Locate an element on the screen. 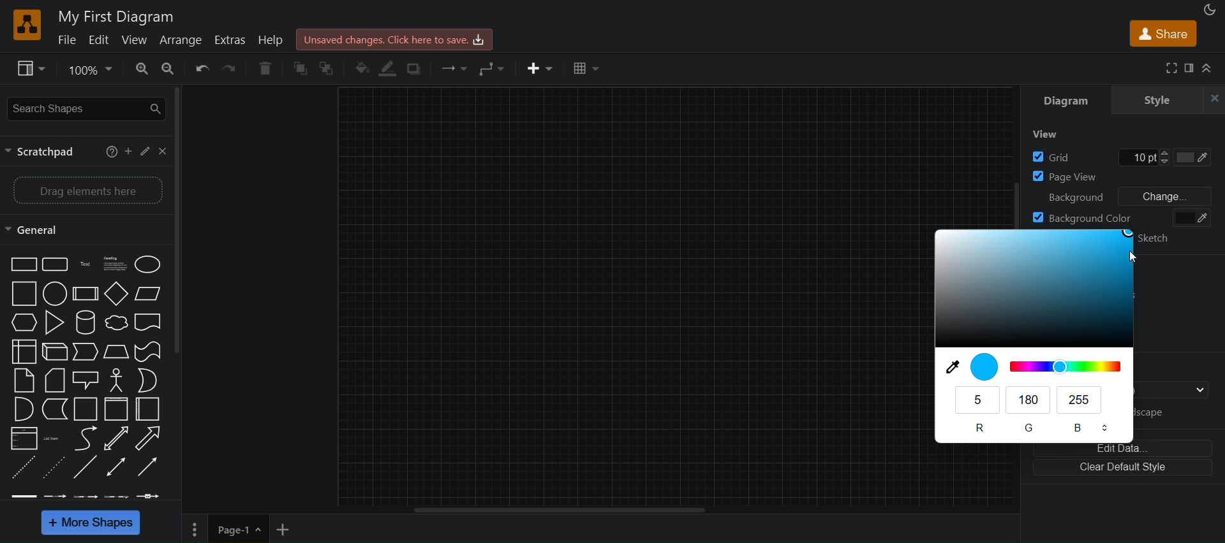  delete is located at coordinates (265, 69).